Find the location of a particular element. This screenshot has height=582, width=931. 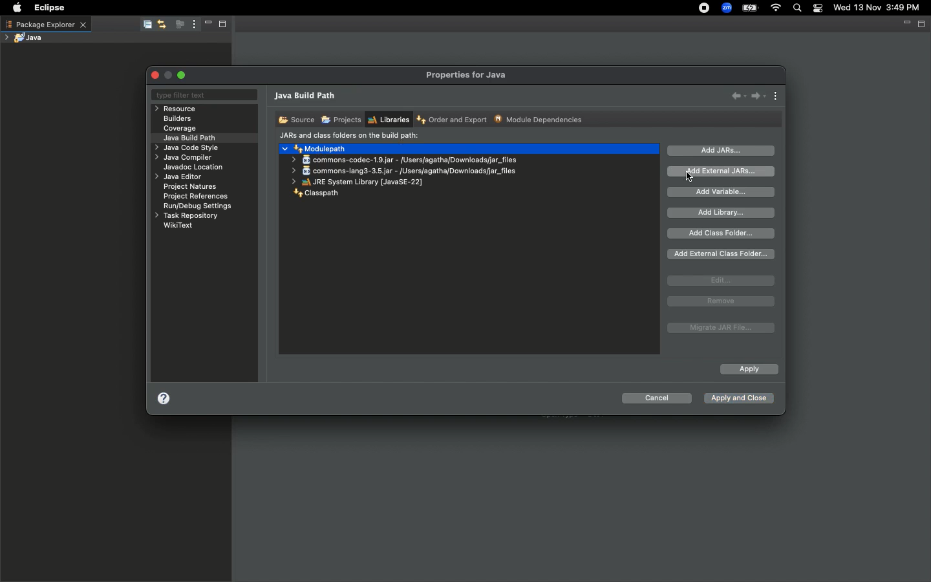

Maximize is located at coordinates (183, 75).